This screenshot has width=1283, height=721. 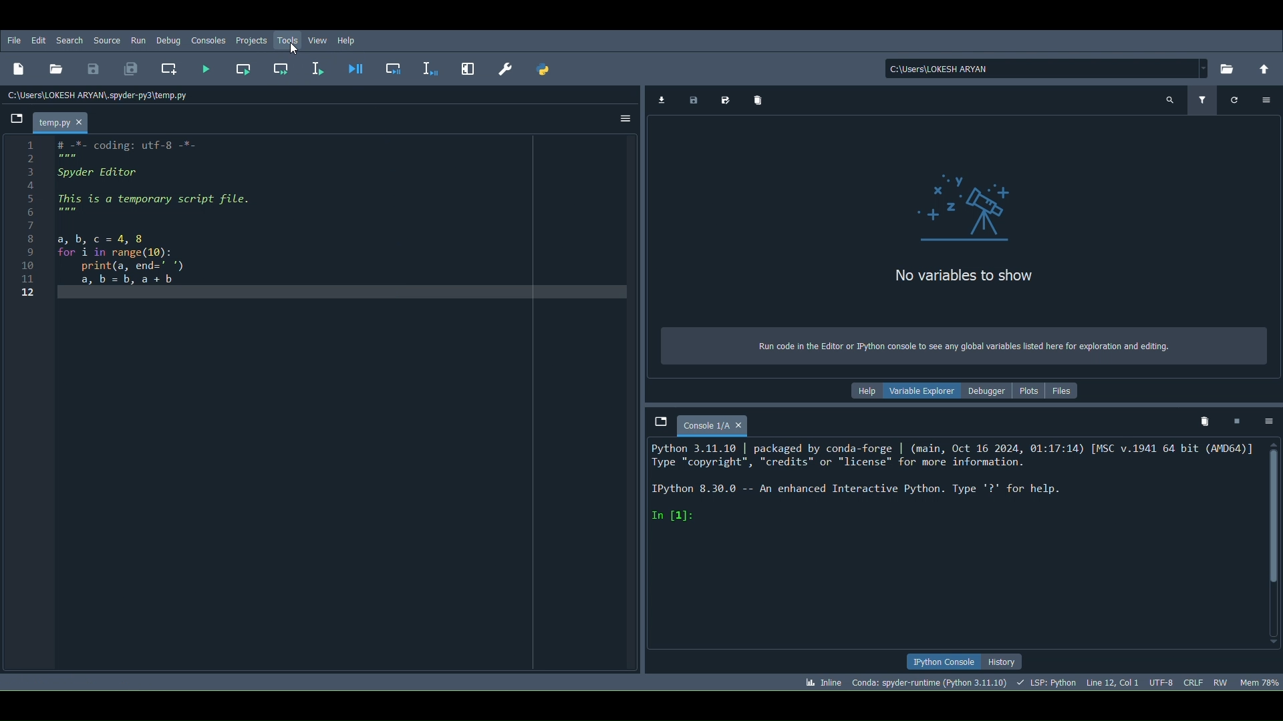 What do you see at coordinates (945, 660) in the screenshot?
I see `IPython console` at bounding box center [945, 660].